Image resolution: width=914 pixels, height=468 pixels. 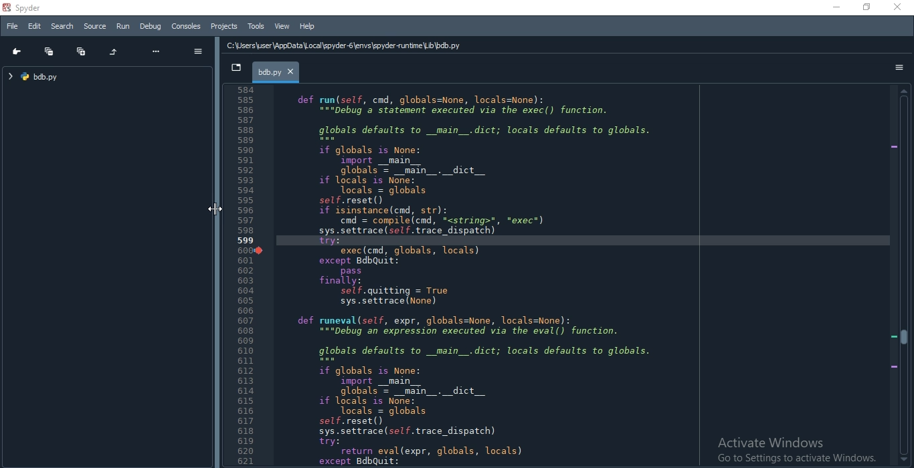 I want to click on Line Number, so click(x=247, y=276).